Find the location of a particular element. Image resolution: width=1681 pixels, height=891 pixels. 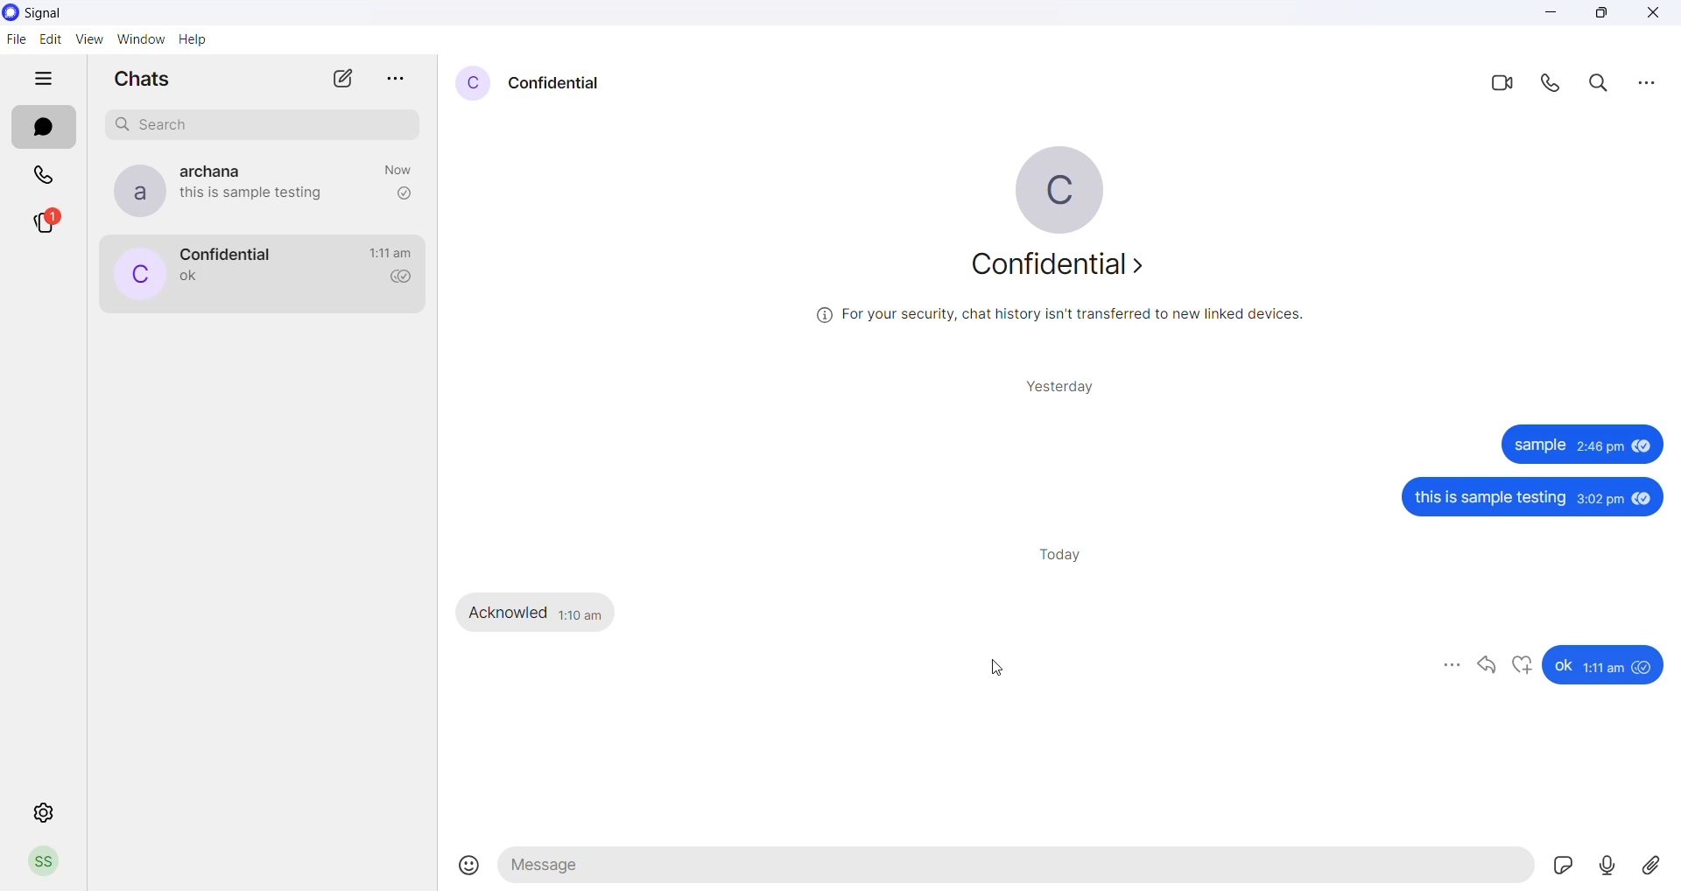

this is sample testing is located at coordinates (1494, 500).